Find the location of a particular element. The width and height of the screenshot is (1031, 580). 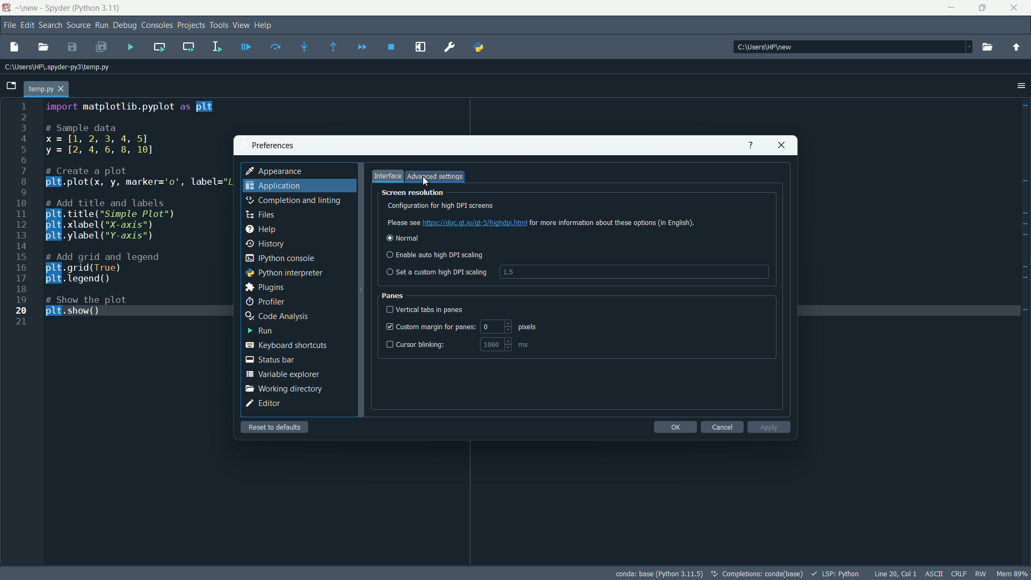

step into function is located at coordinates (306, 47).